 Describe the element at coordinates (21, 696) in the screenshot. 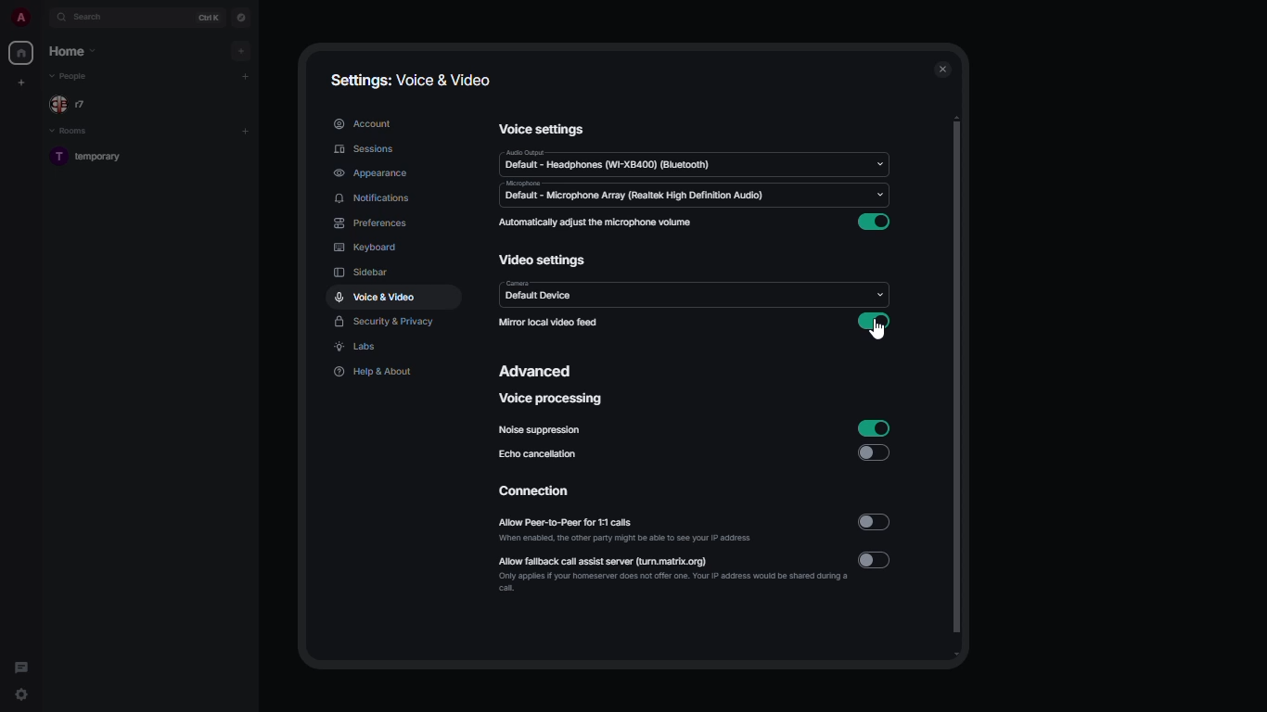

I see `quick settings` at that location.